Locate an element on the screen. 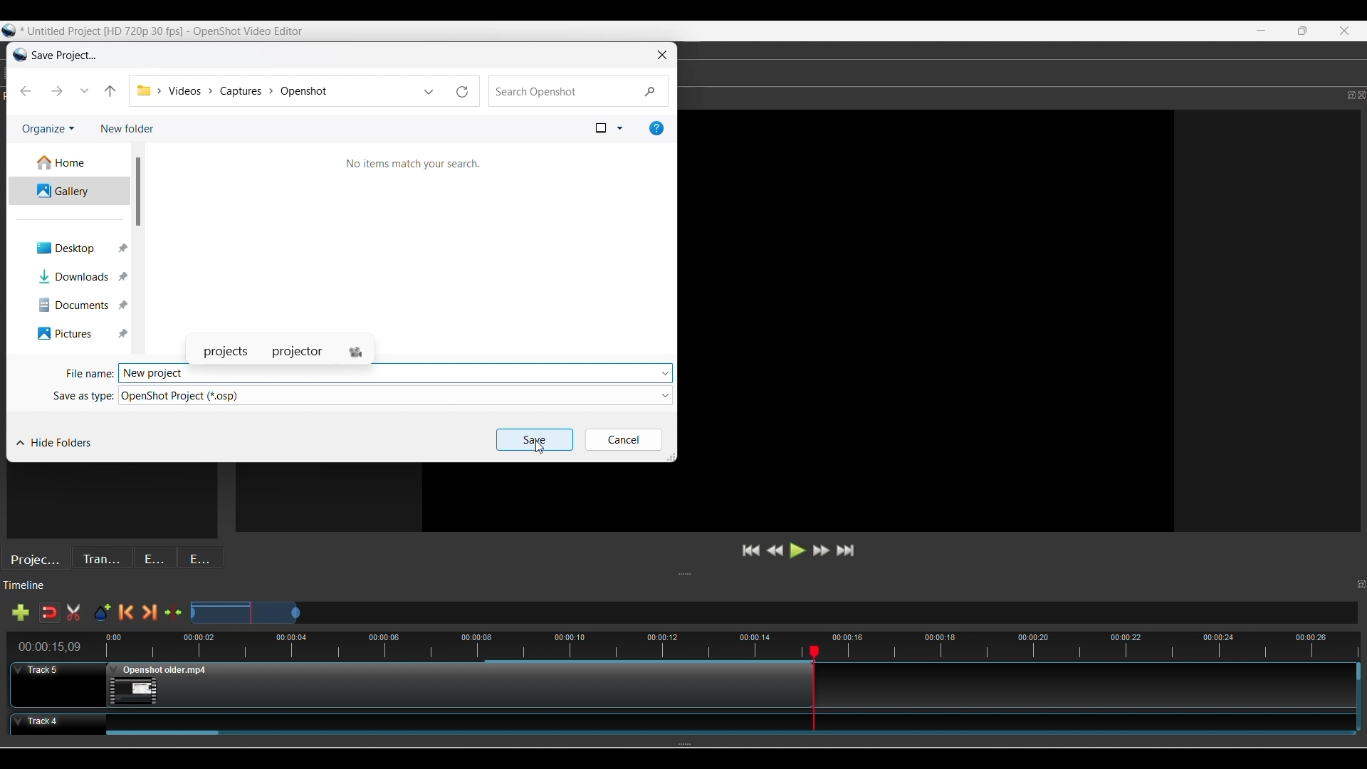  Forward is located at coordinates (56, 90).